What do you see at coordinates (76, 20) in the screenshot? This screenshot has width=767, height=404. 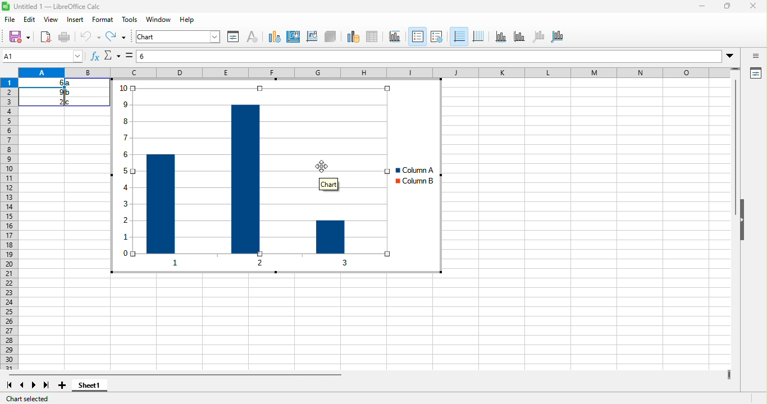 I see `insert` at bounding box center [76, 20].